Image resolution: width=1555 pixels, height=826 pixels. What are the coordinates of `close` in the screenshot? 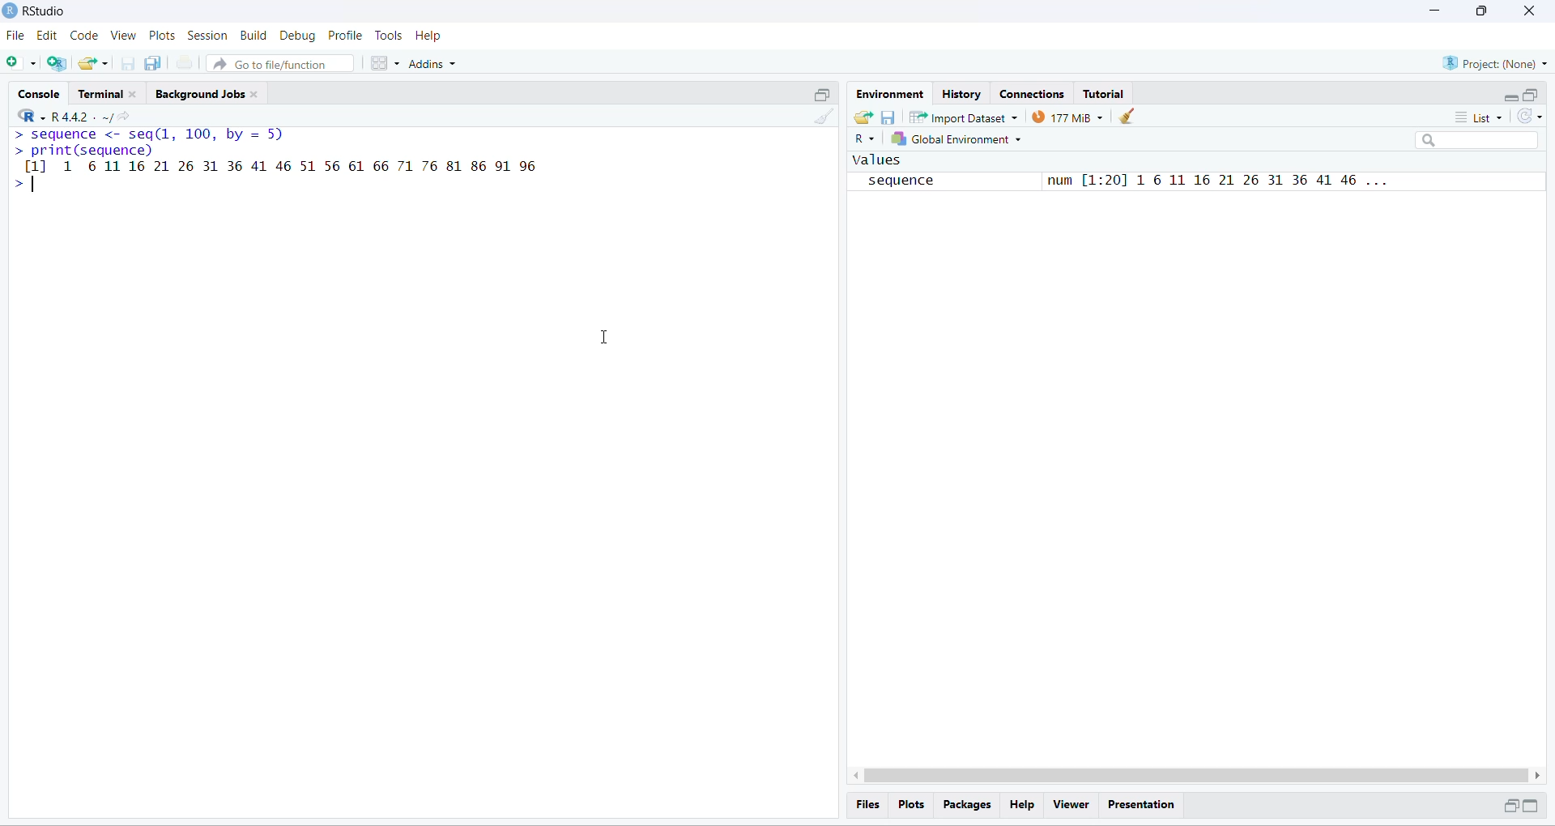 It's located at (1530, 11).